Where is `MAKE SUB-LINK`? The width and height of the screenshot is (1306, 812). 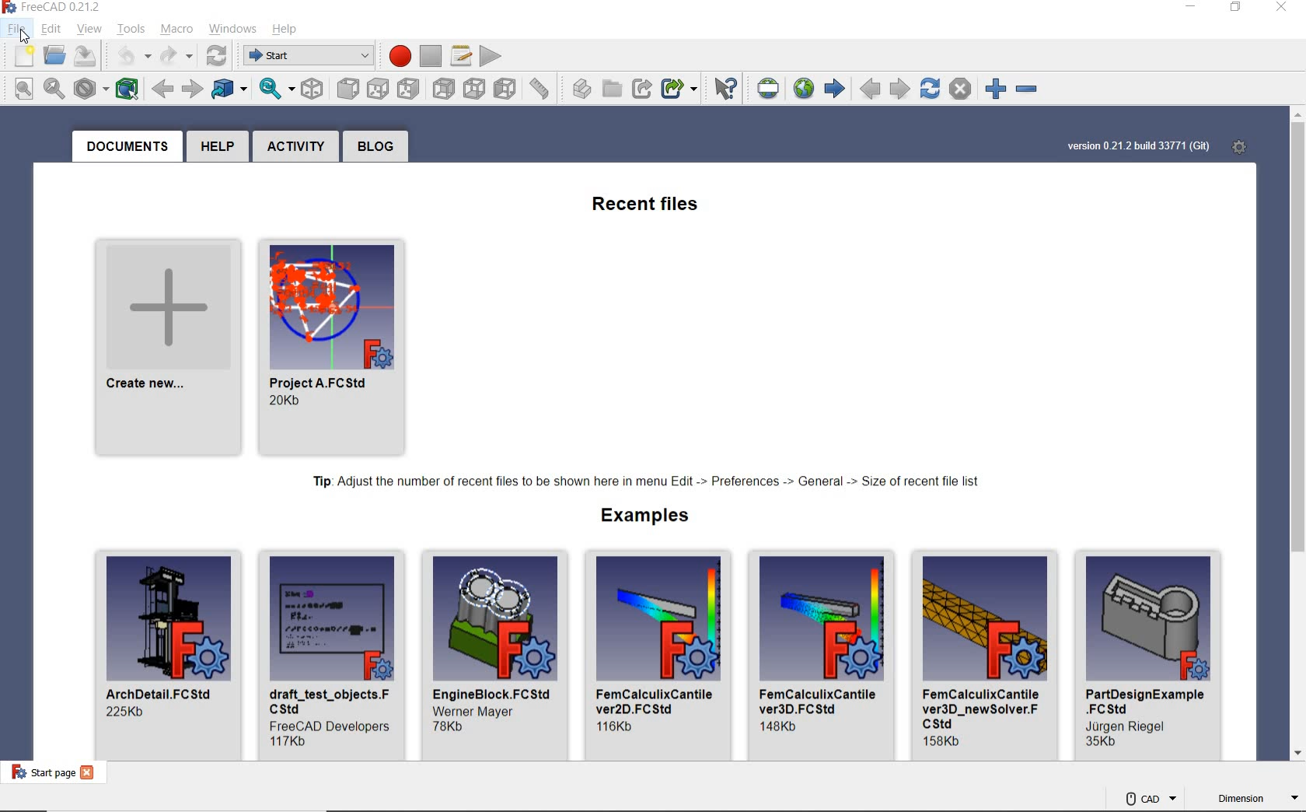 MAKE SUB-LINK is located at coordinates (679, 90).